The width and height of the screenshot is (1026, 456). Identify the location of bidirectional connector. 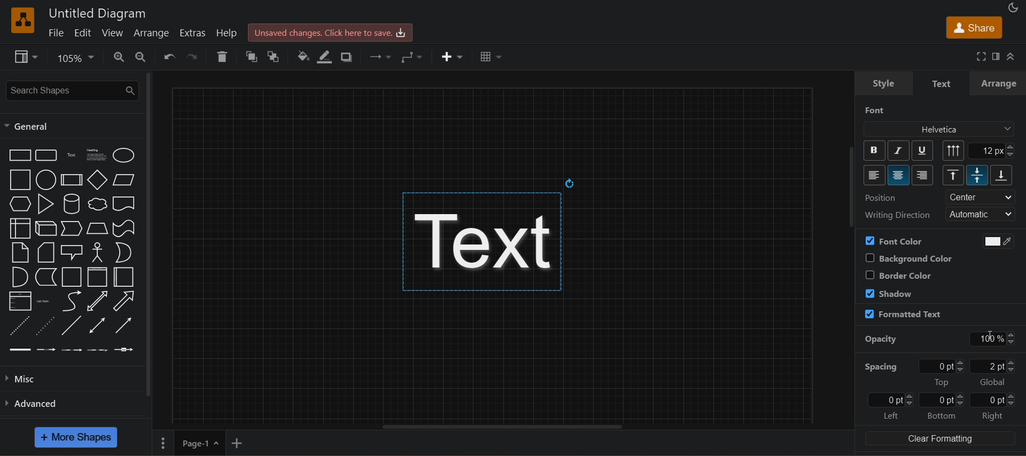
(97, 325).